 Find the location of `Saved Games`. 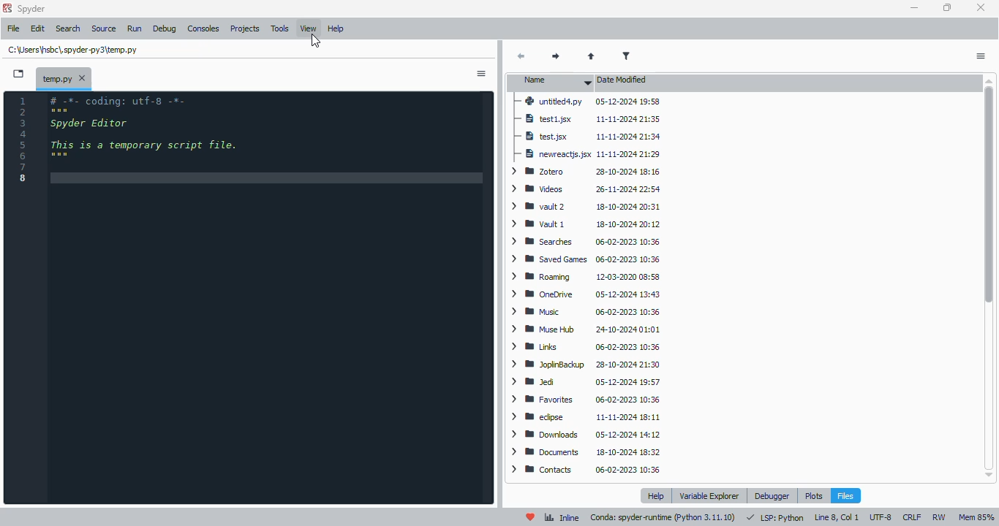

Saved Games is located at coordinates (587, 259).